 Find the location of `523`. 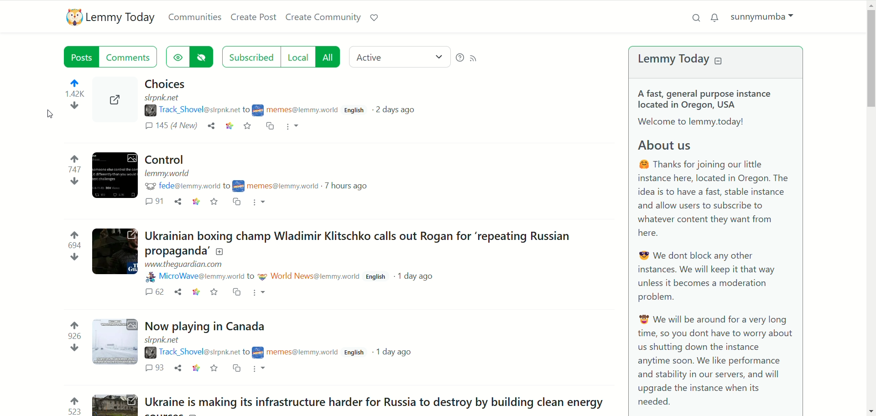

523 is located at coordinates (75, 412).